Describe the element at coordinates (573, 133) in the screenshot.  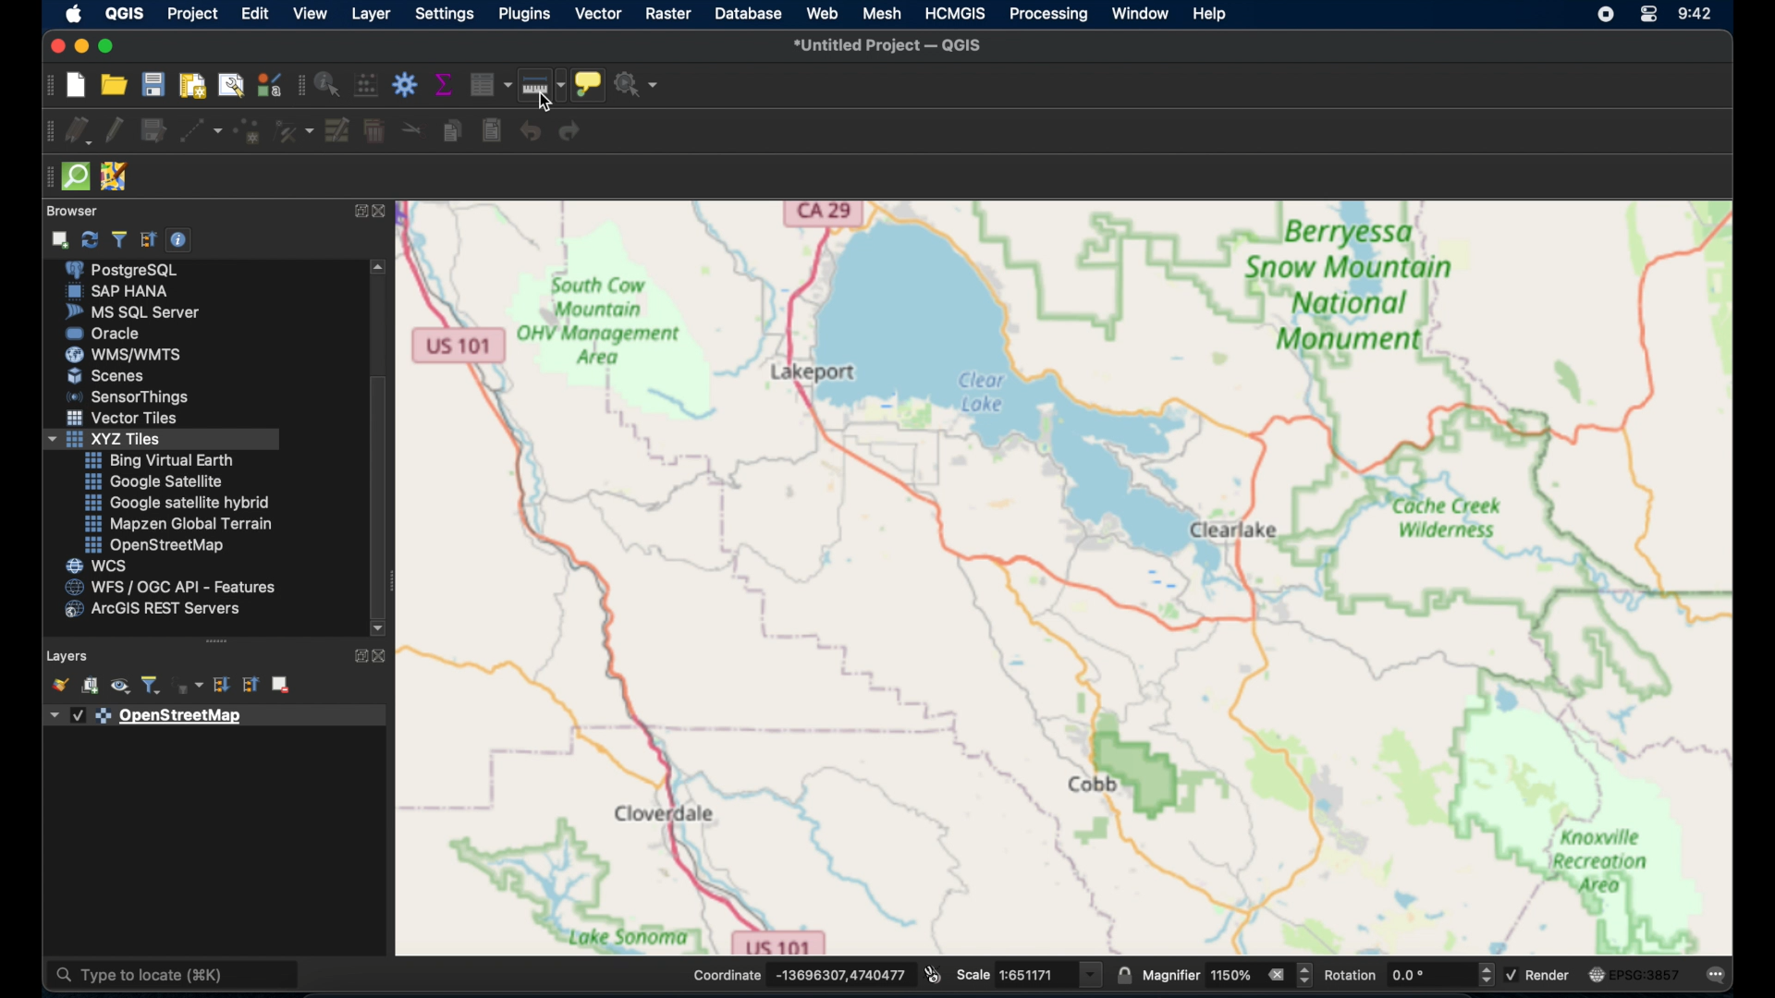
I see `redo` at that location.